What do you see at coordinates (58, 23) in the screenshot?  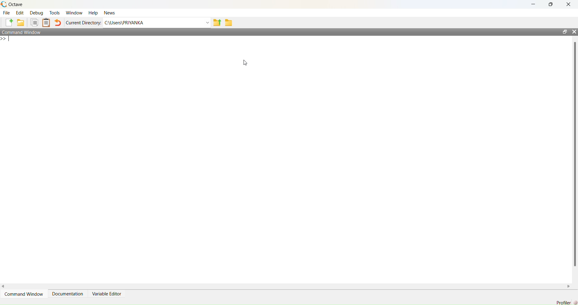 I see `undo` at bounding box center [58, 23].